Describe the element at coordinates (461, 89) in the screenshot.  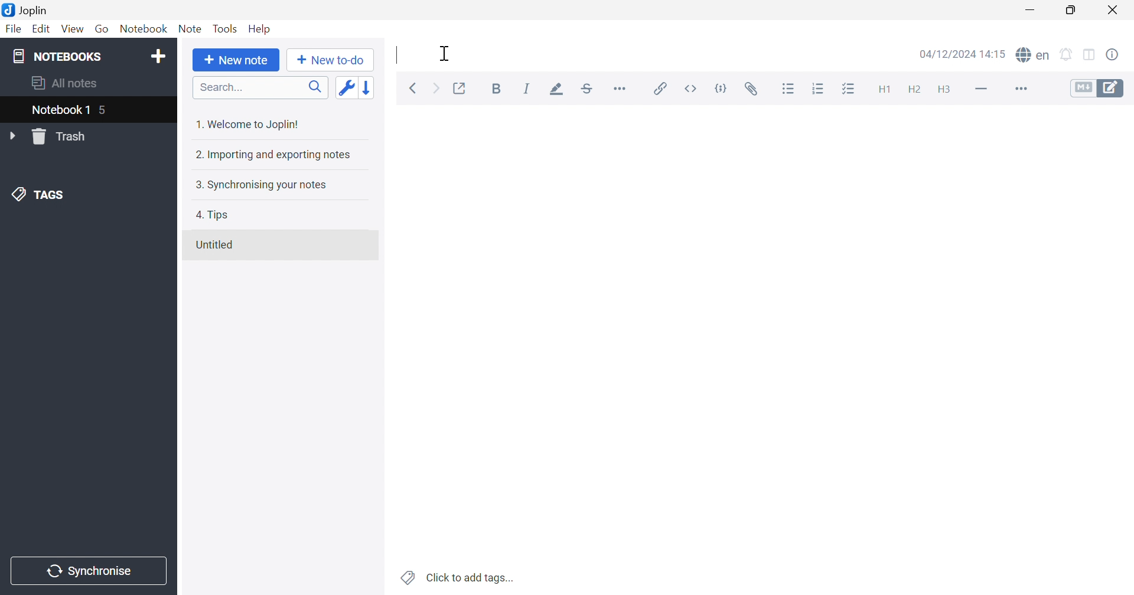
I see `Toggl external editing` at that location.